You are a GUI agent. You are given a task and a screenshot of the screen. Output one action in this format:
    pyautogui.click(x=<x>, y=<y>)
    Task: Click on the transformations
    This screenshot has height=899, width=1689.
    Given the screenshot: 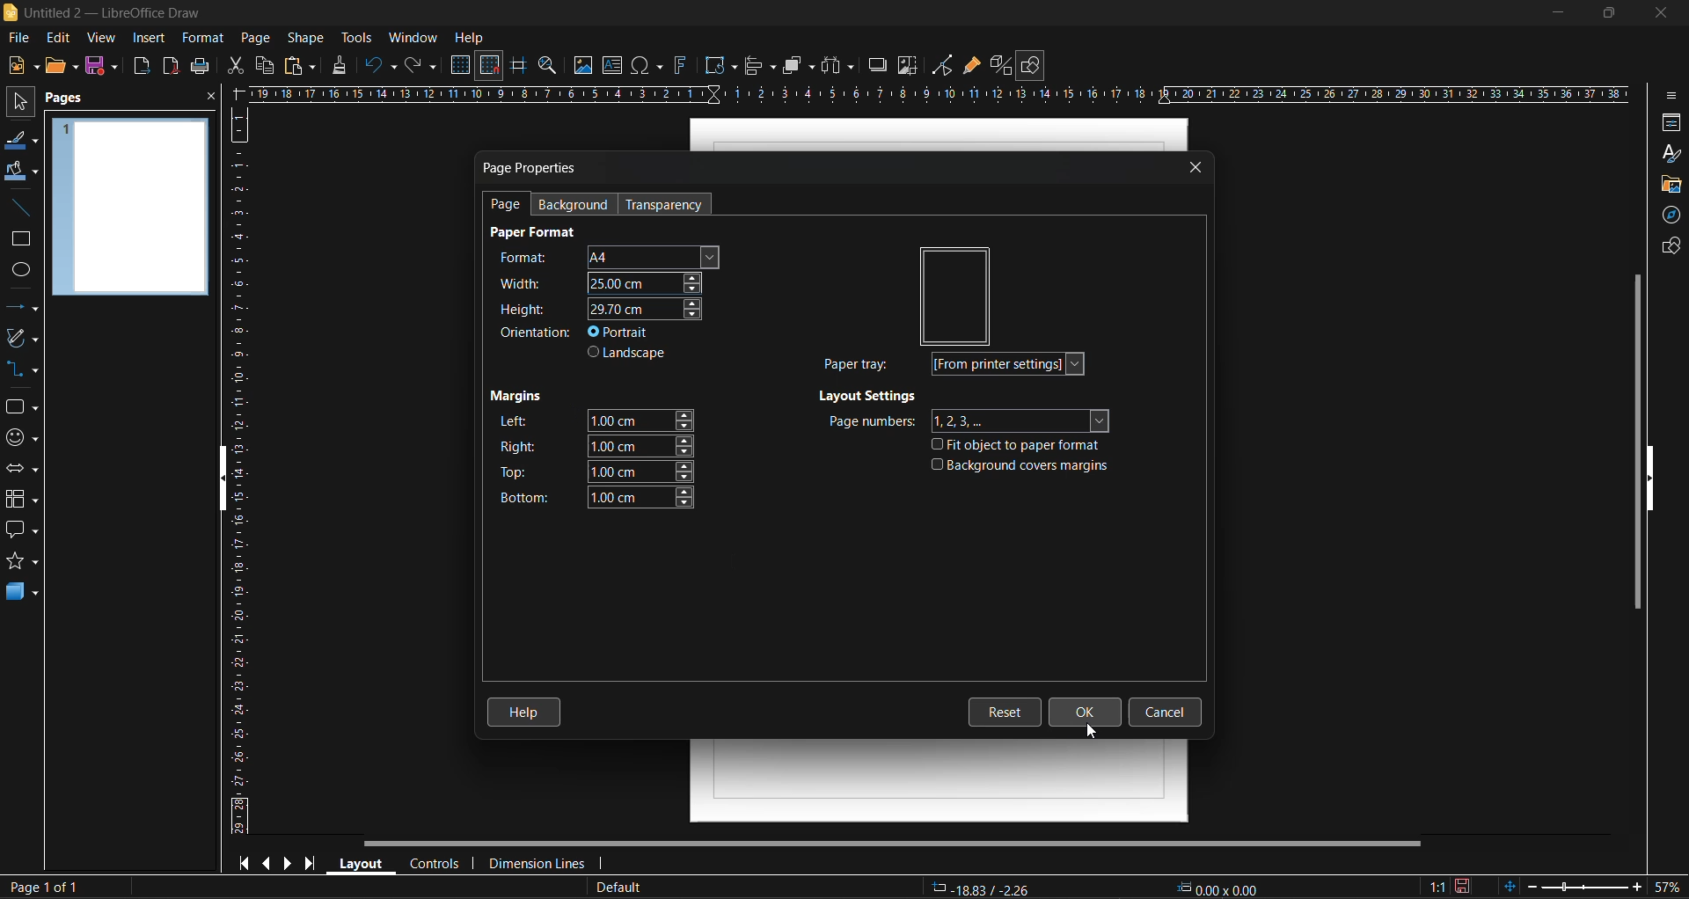 What is the action you would take?
    pyautogui.click(x=721, y=65)
    